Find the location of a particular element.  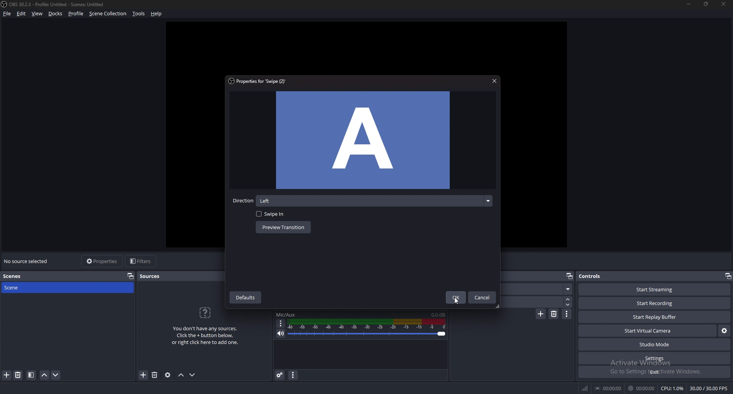

no source selected is located at coordinates (28, 261).